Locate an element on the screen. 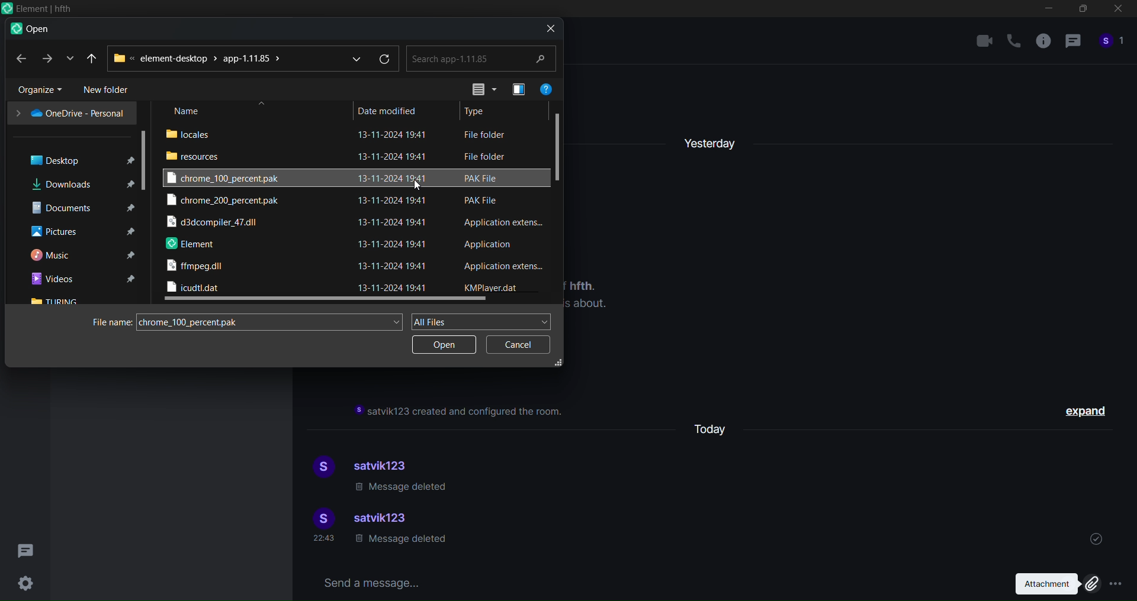  Settings is located at coordinates (27, 581).